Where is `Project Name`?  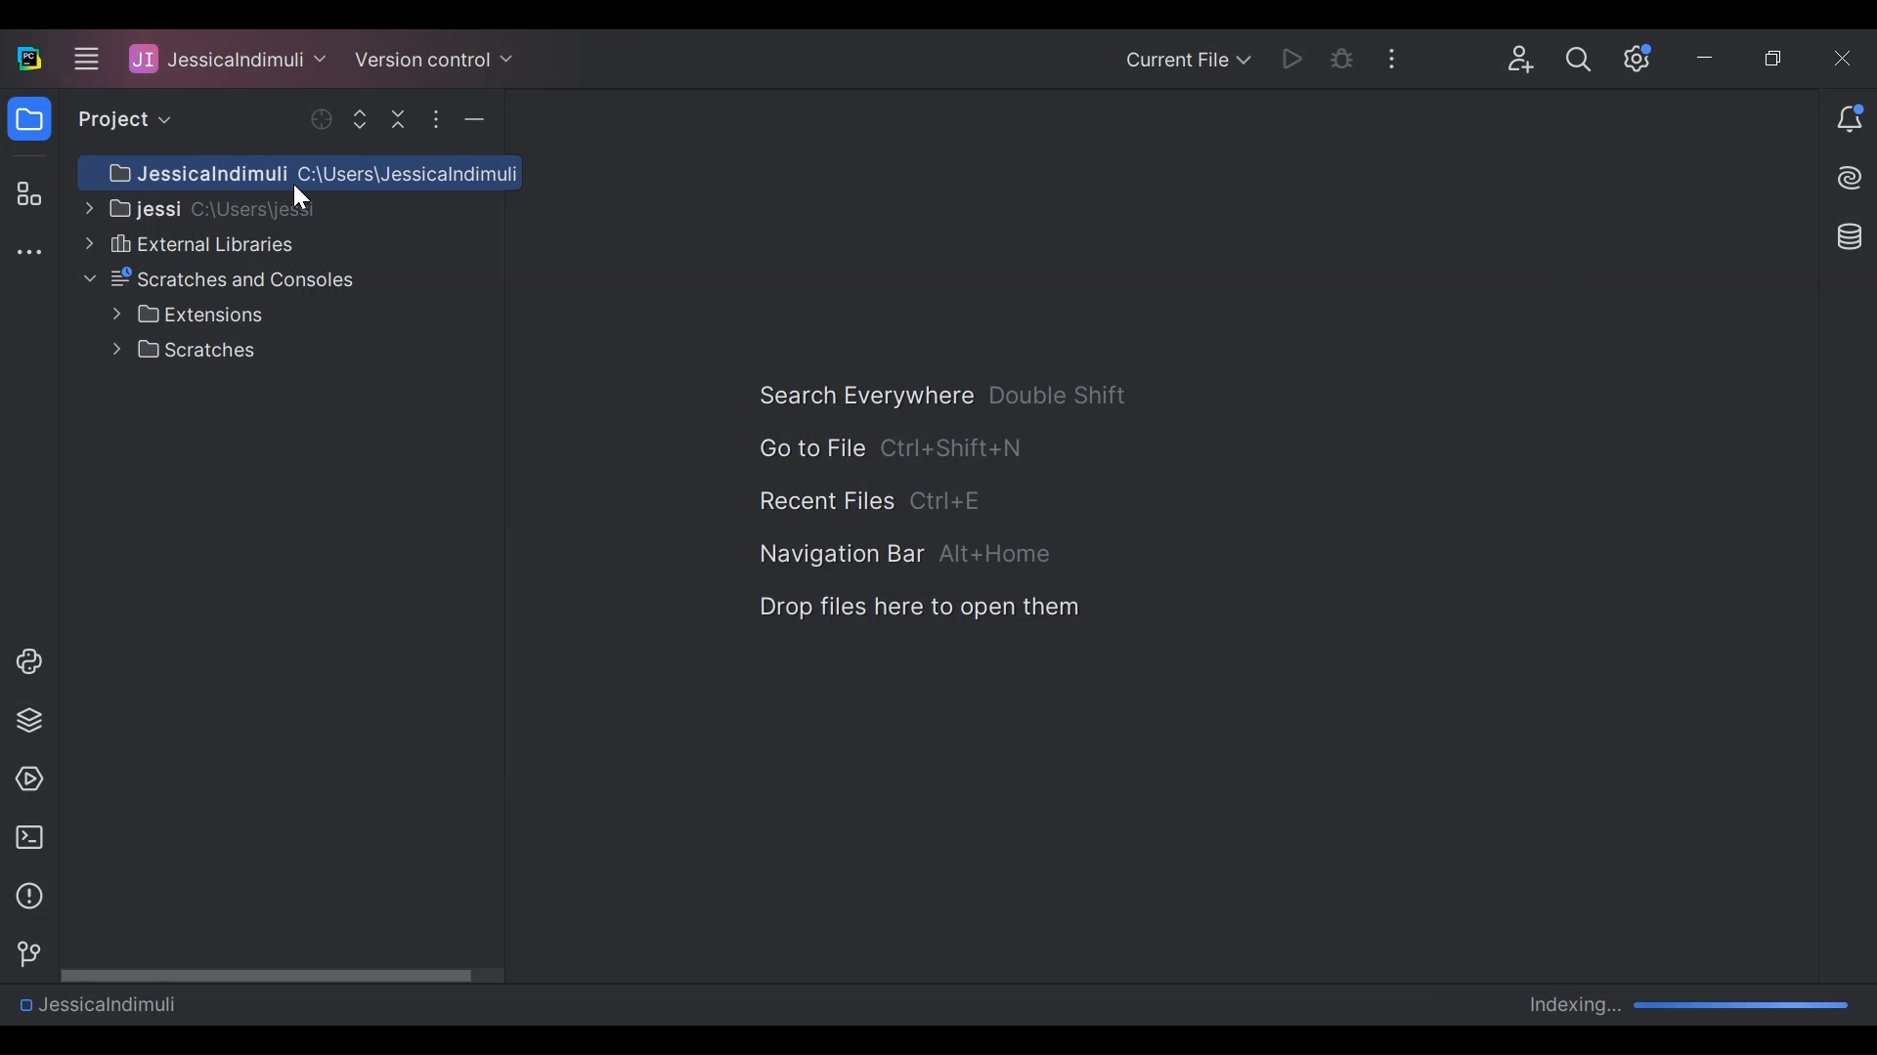
Project Name is located at coordinates (228, 58).